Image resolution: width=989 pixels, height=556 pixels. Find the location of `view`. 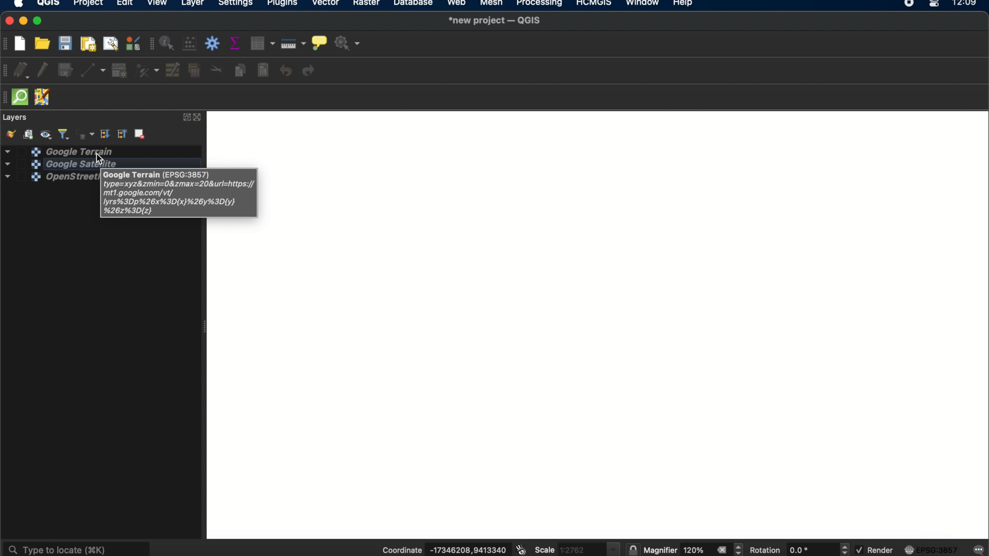

view is located at coordinates (158, 4).